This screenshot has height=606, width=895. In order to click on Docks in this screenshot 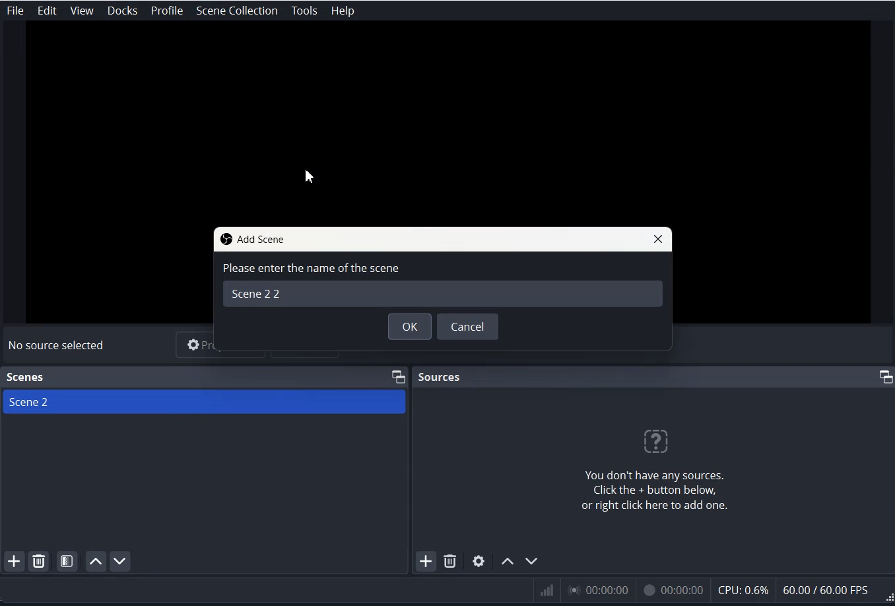, I will do `click(124, 11)`.